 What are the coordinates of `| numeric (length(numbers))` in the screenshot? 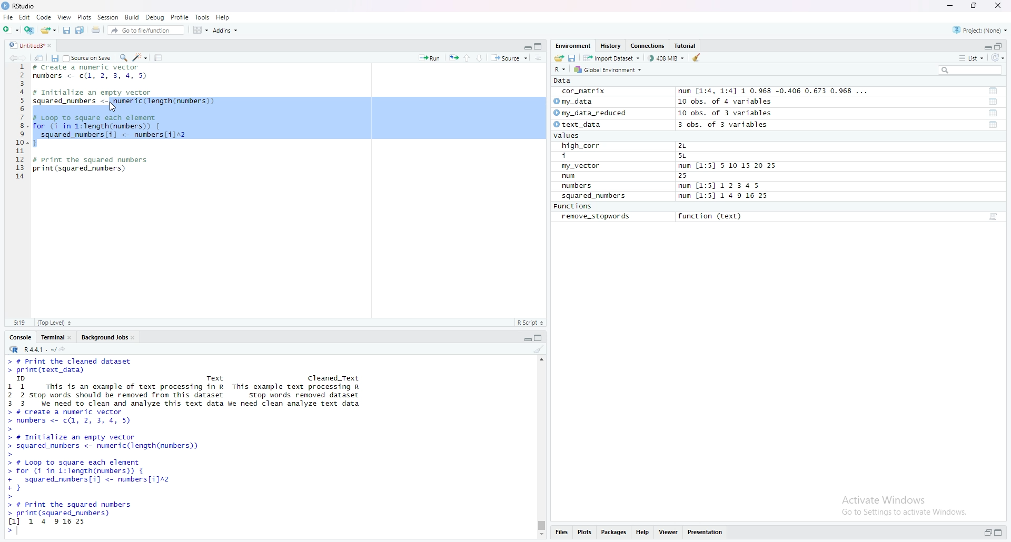 It's located at (165, 102).